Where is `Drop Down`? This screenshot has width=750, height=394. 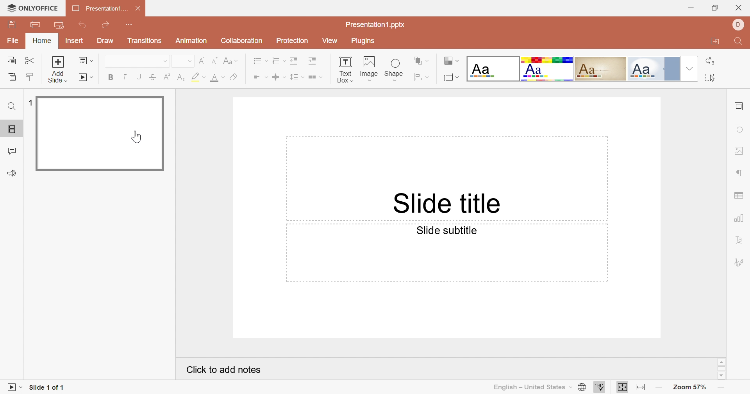 Drop Down is located at coordinates (303, 77).